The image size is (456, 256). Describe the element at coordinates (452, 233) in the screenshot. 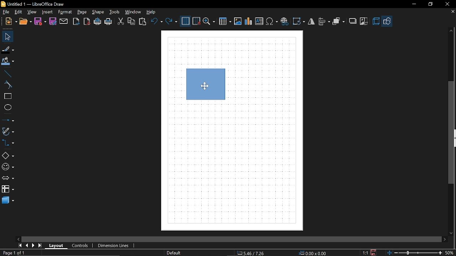

I see `Move down` at that location.